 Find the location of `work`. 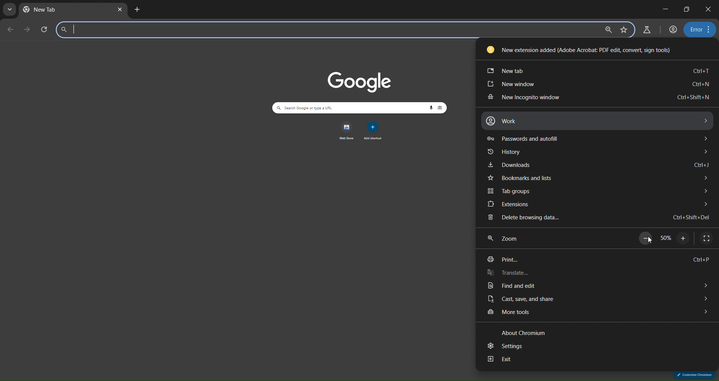

work is located at coordinates (598, 121).